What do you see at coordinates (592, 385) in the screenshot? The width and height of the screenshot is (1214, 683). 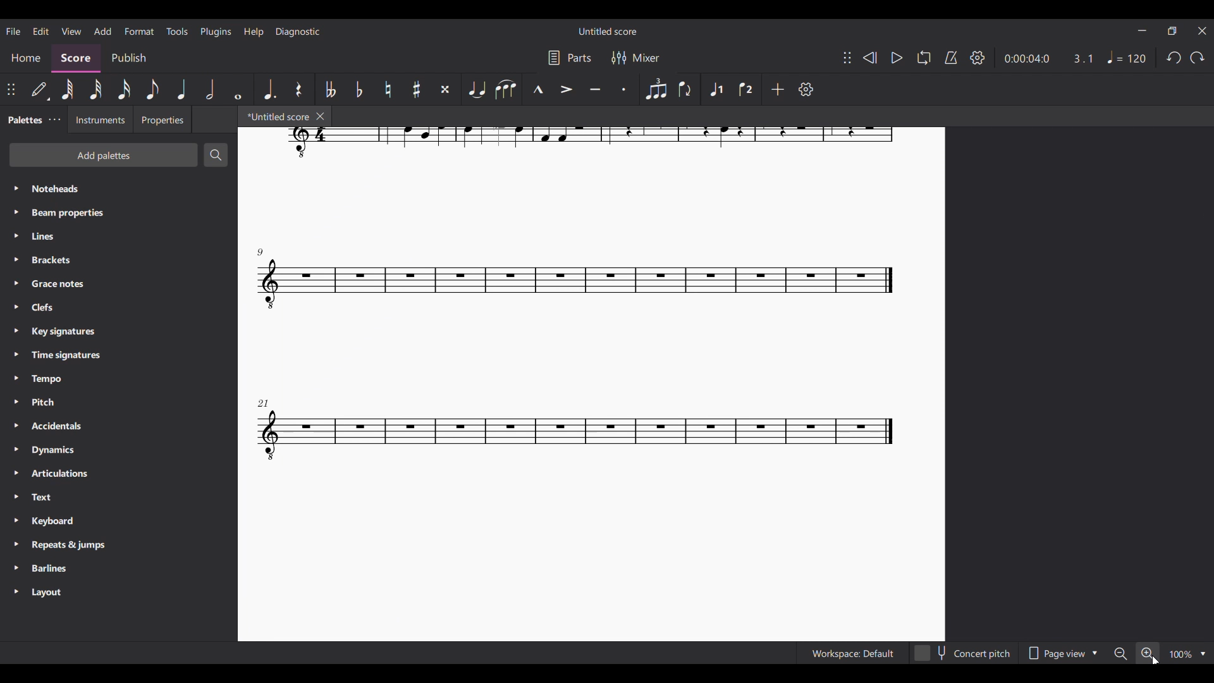 I see `Current score zoomed in` at bounding box center [592, 385].